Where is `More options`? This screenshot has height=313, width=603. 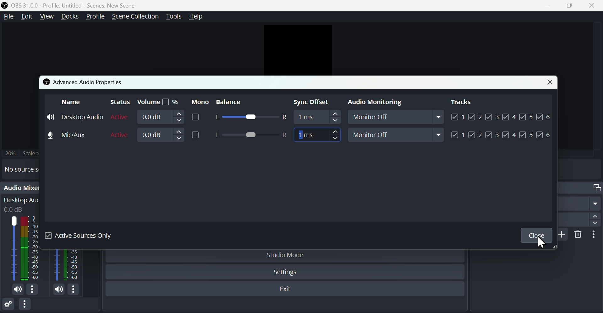
More options is located at coordinates (596, 235).